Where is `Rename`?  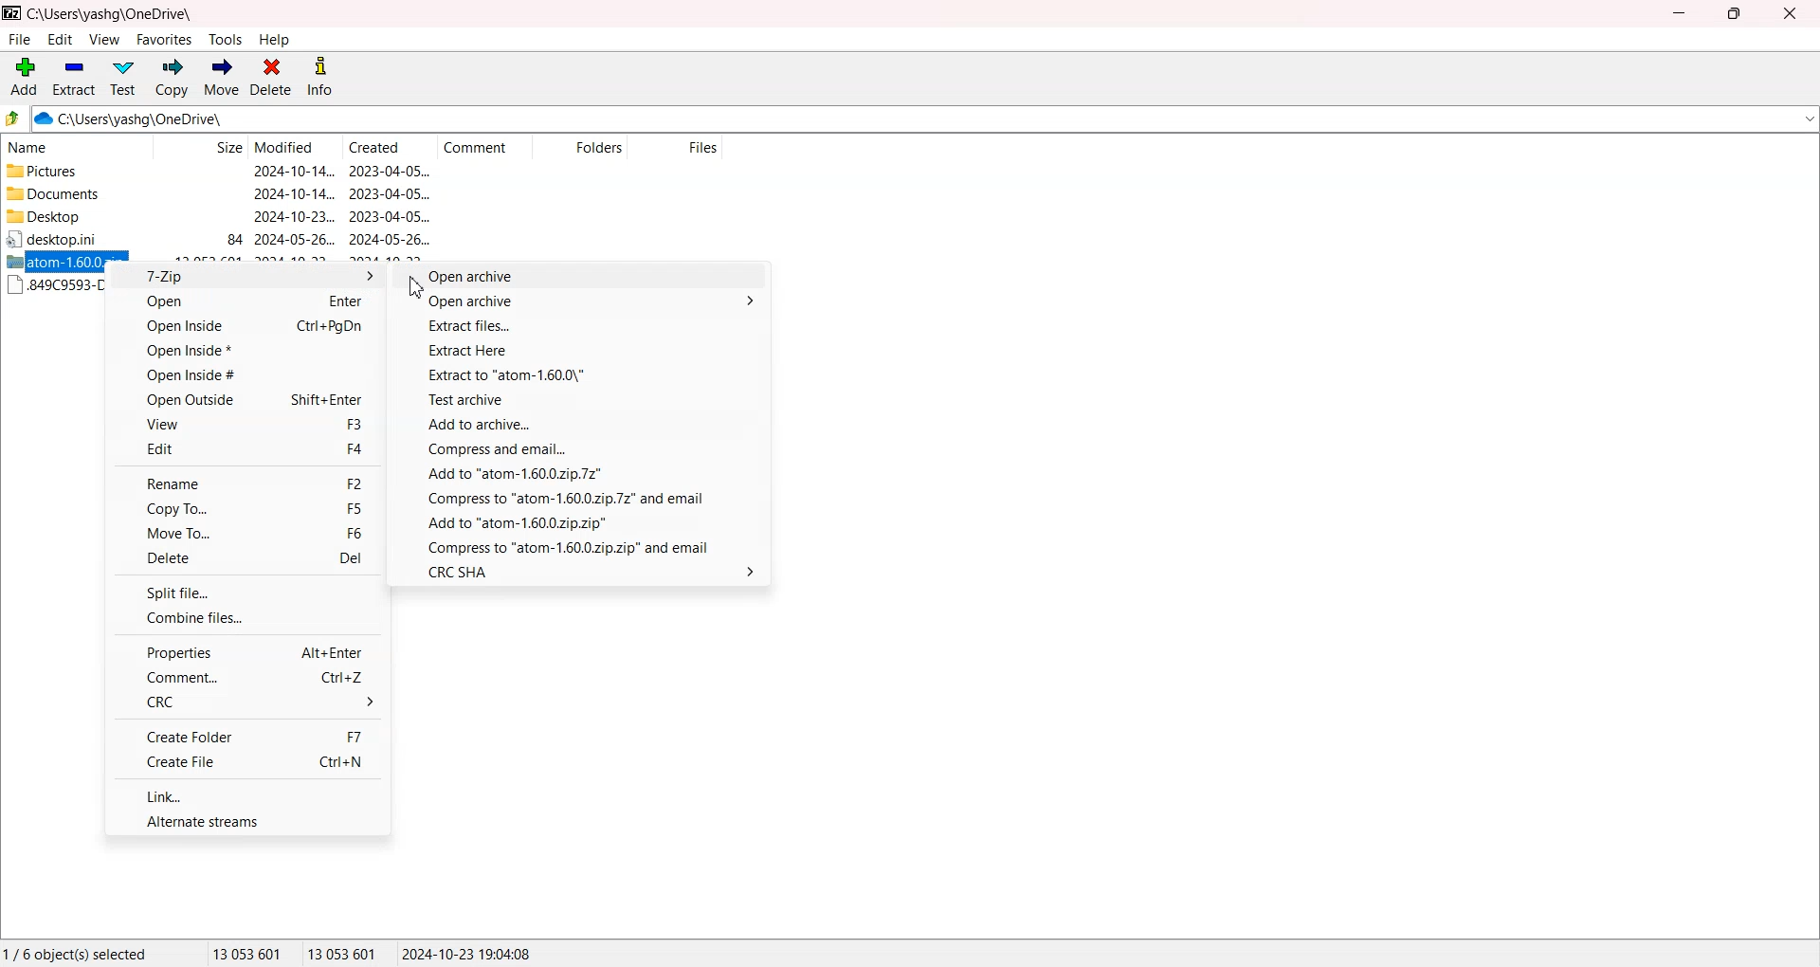 Rename is located at coordinates (246, 483).